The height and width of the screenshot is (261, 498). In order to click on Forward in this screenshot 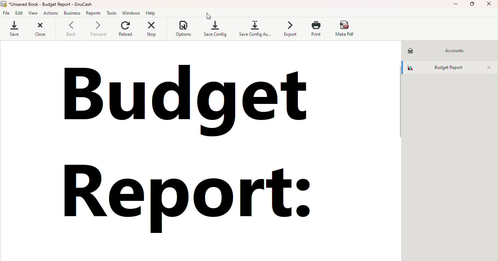, I will do `click(98, 31)`.